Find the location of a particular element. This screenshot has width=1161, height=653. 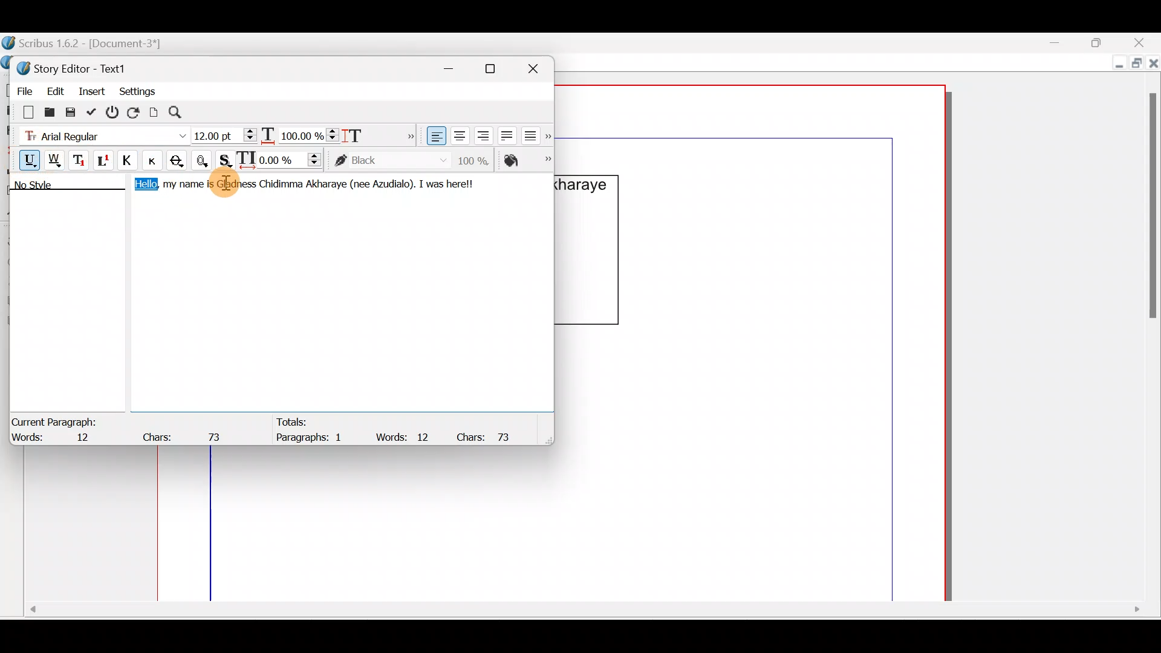

Scaling width of characters is located at coordinates (300, 133).